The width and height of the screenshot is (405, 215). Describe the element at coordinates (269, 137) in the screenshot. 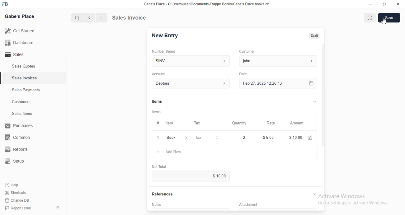

I see `$5.00` at that location.